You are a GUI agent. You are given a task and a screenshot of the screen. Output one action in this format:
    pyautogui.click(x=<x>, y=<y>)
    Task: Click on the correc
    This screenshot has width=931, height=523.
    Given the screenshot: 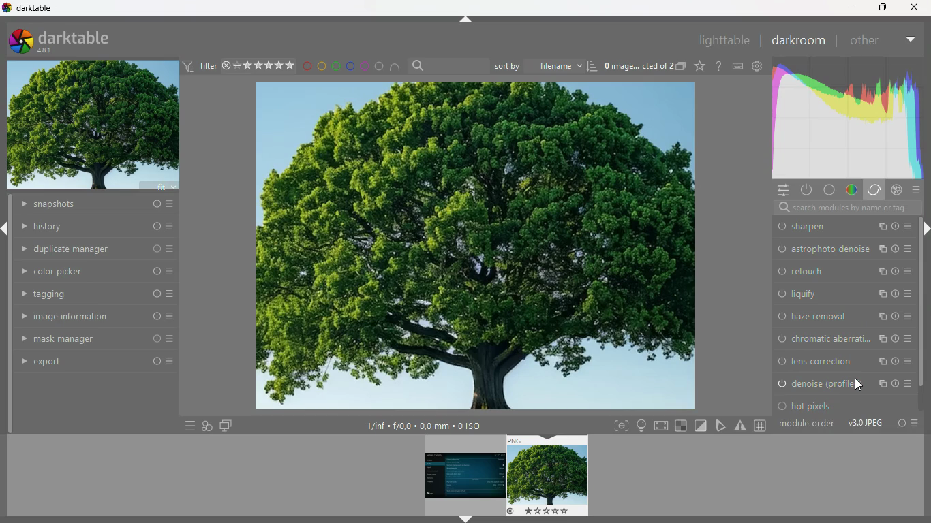 What is the action you would take?
    pyautogui.click(x=876, y=190)
    